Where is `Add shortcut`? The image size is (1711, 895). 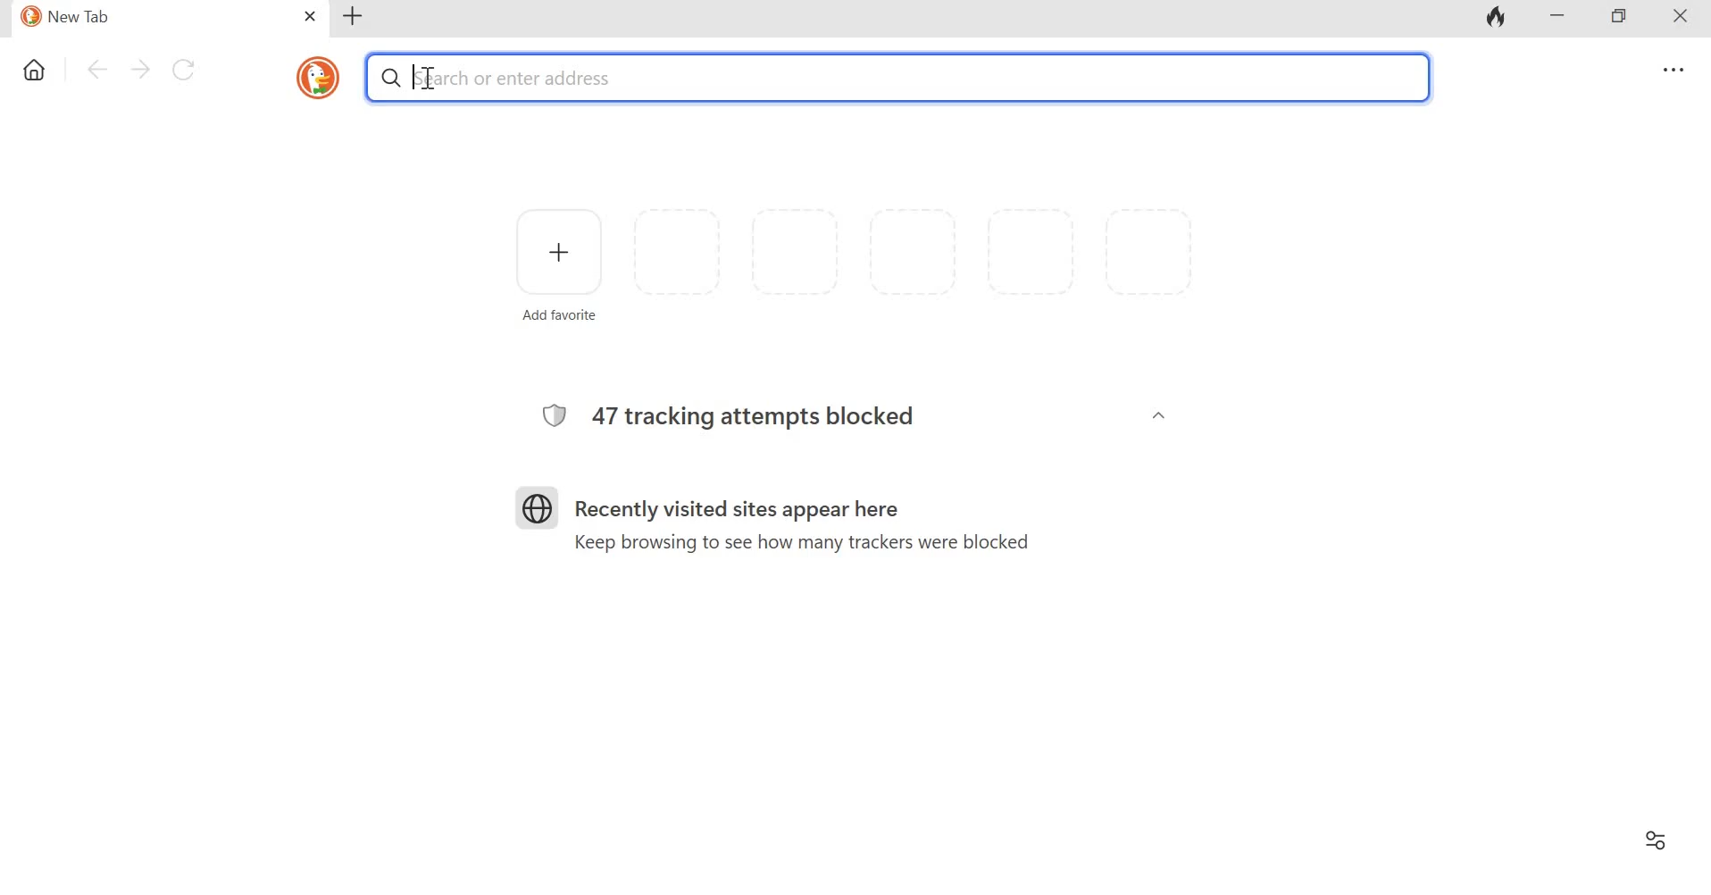
Add shortcut is located at coordinates (559, 263).